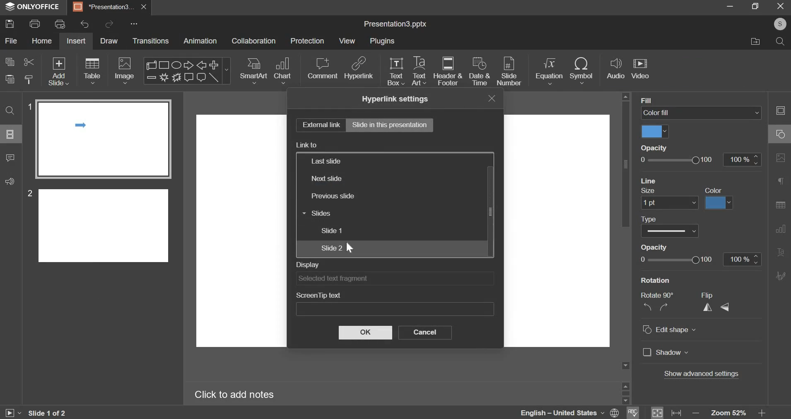 The height and width of the screenshot is (419, 791). I want to click on find, so click(10, 111).